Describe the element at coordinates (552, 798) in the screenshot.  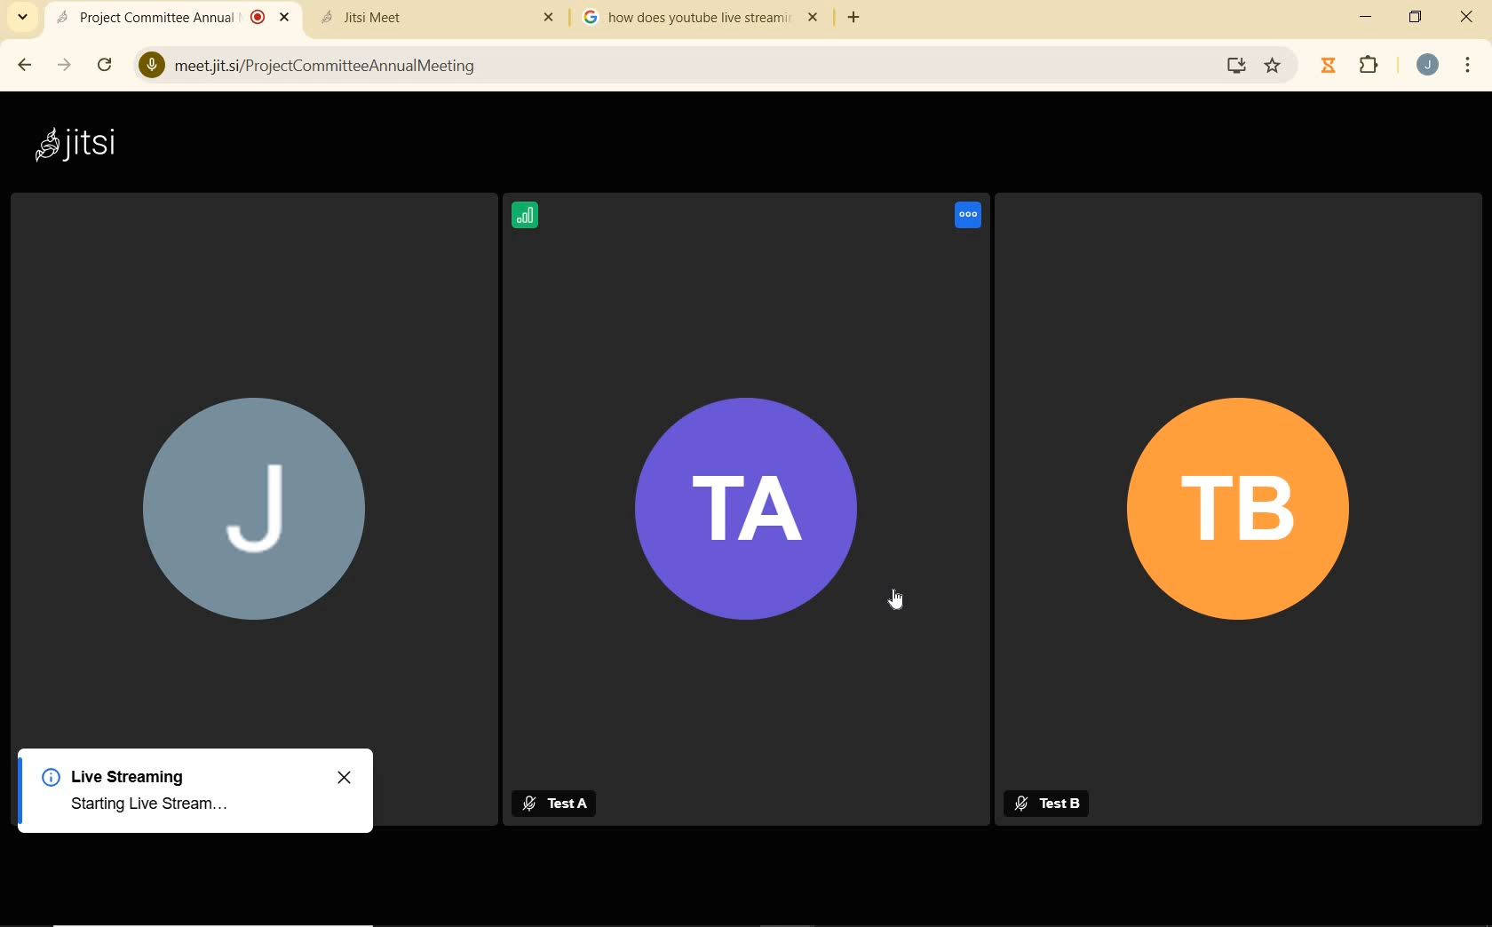
I see `Test A` at that location.